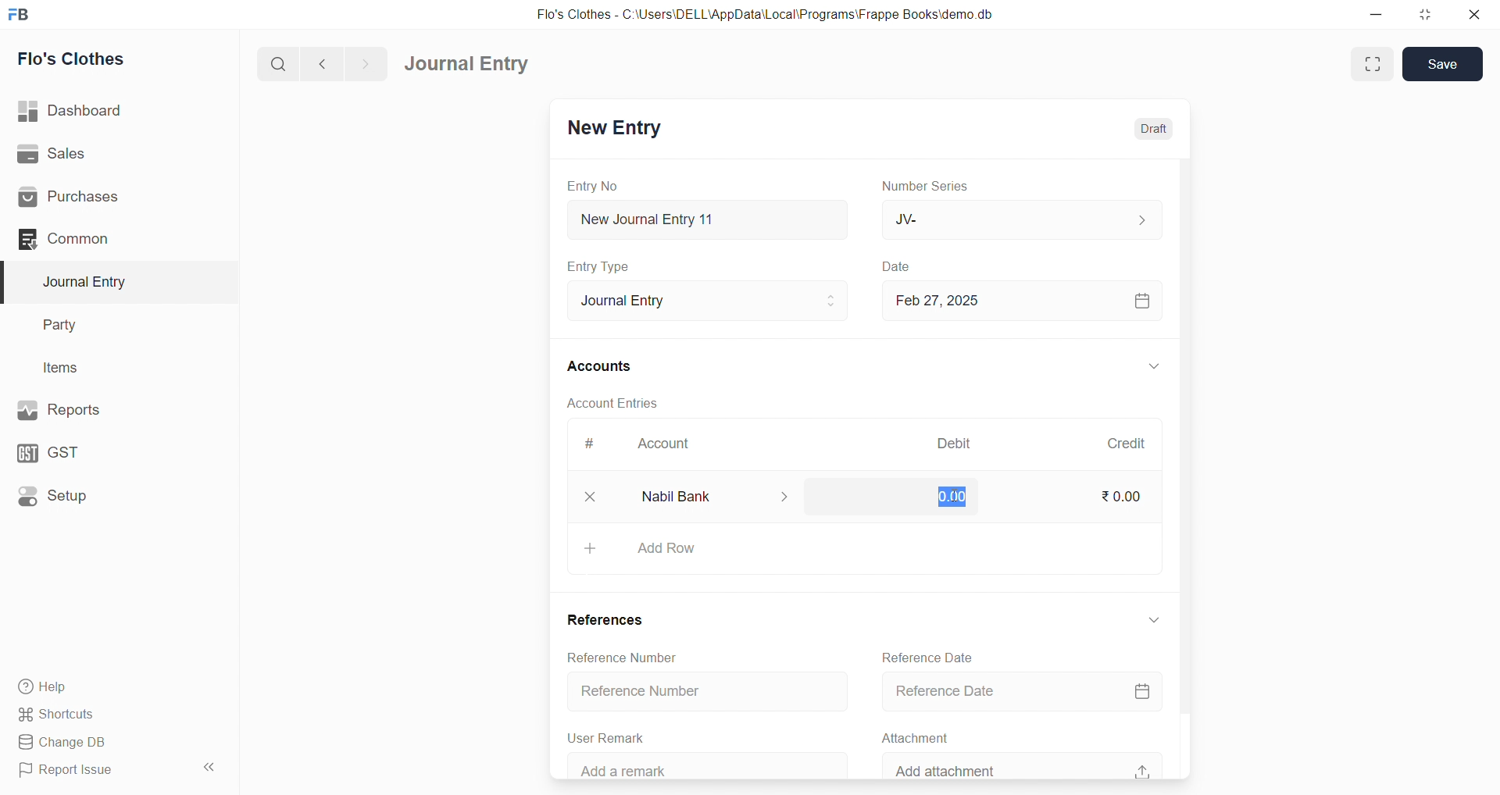 Image resolution: width=1500 pixels, height=795 pixels. Describe the element at coordinates (1026, 765) in the screenshot. I see `Add attachment` at that location.